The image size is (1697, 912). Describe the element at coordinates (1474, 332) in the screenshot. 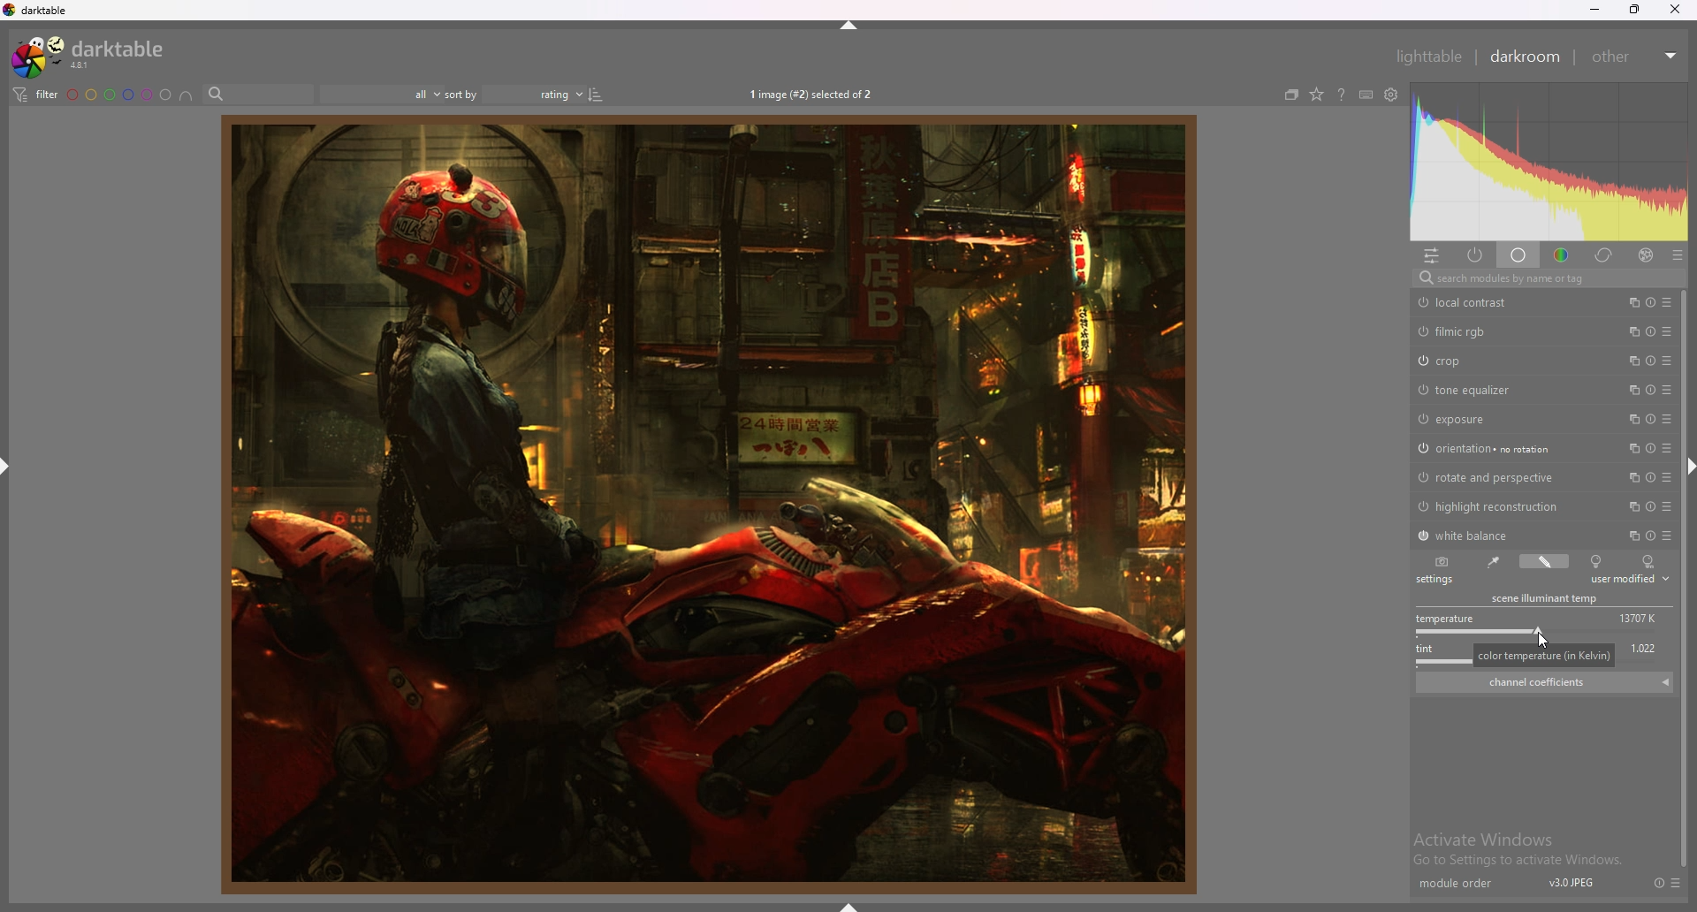

I see `filmic rgb` at that location.